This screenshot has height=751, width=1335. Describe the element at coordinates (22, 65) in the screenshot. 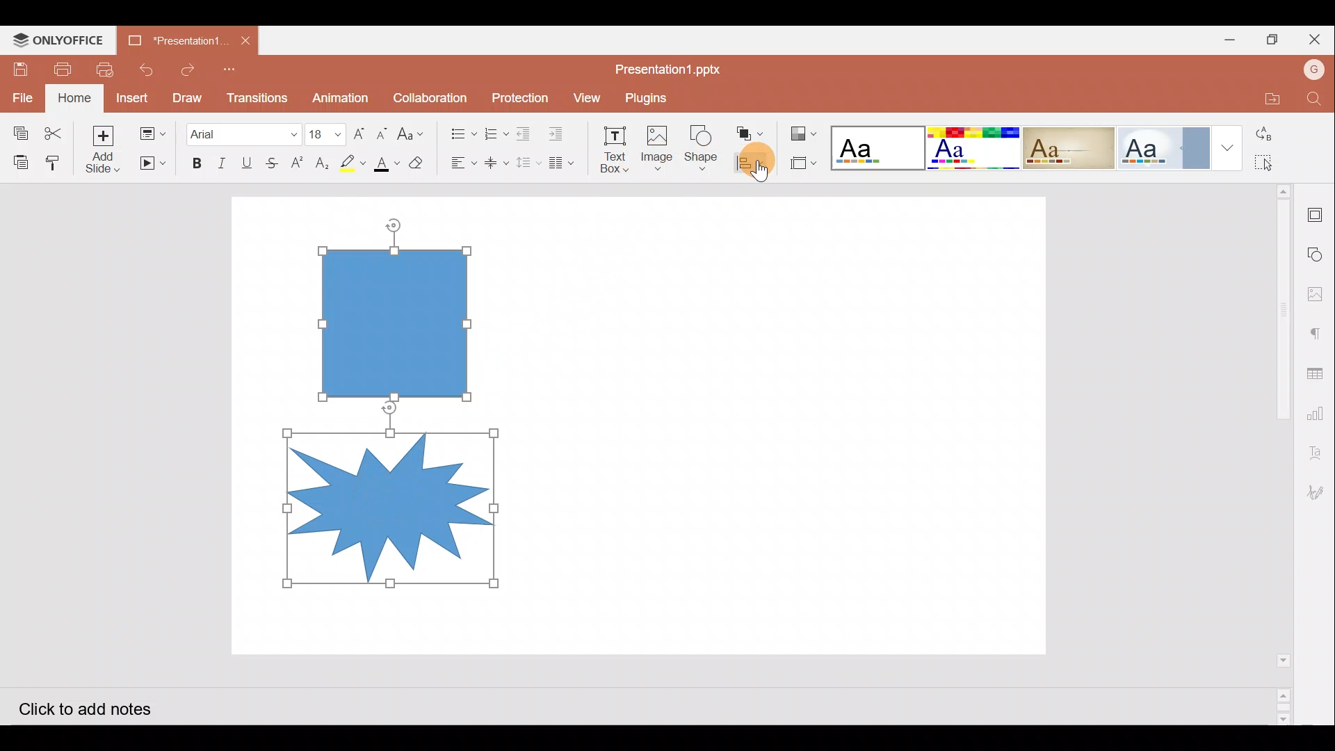

I see `Save` at that location.